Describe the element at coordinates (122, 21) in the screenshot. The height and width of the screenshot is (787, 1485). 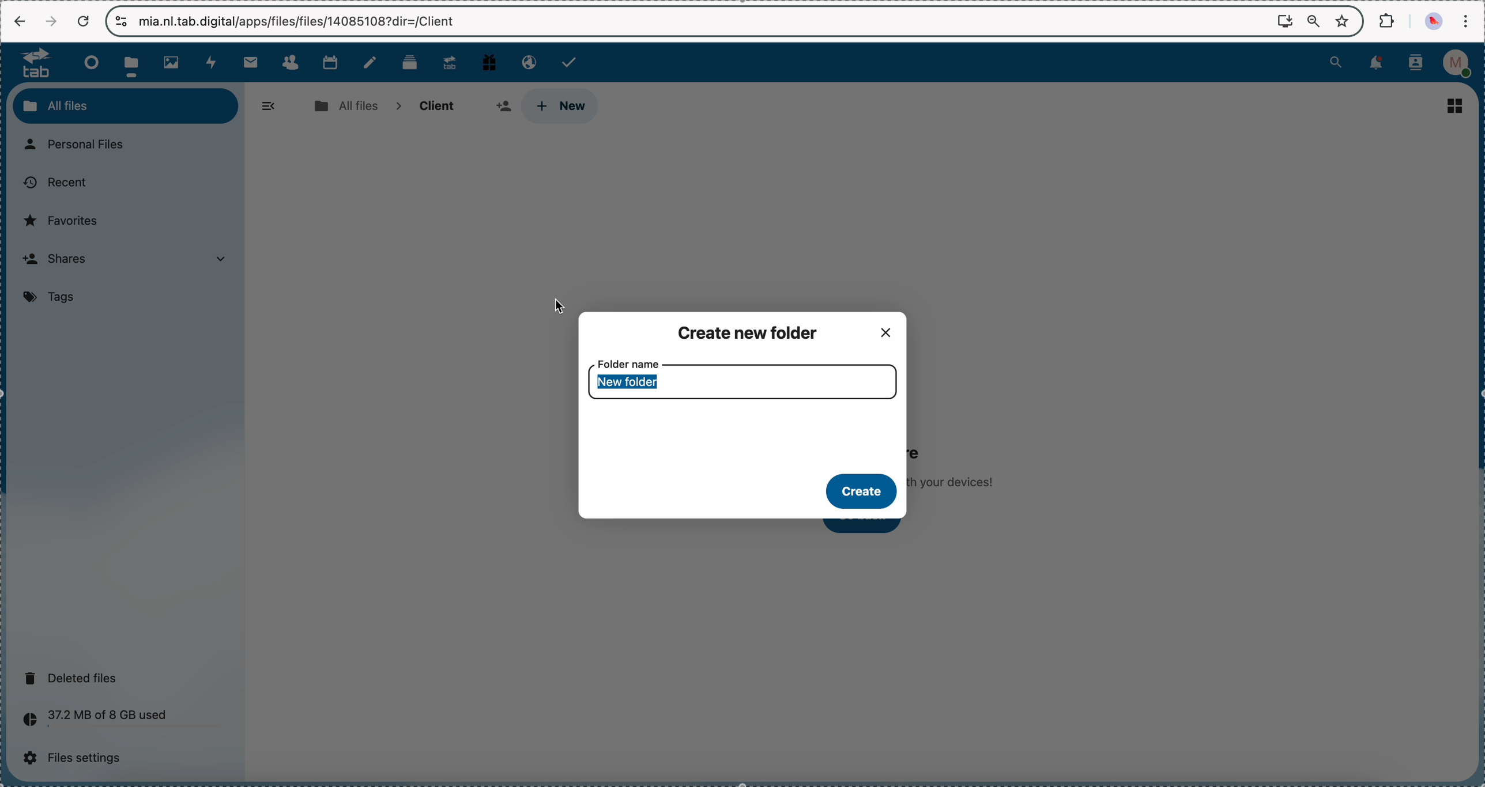
I see `controls` at that location.